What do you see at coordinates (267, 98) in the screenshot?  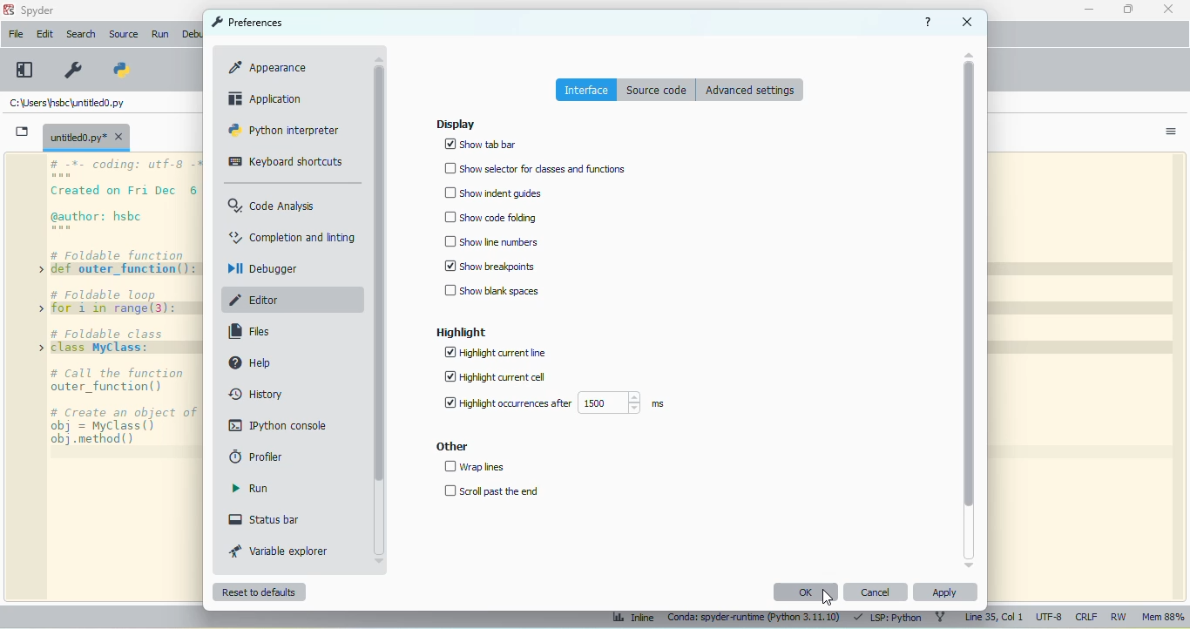 I see `application` at bounding box center [267, 98].